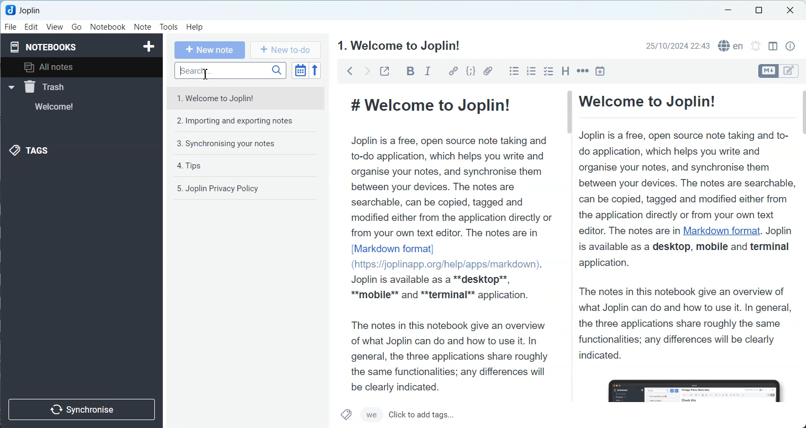  I want to click on Toggle external editing, so click(384, 70).